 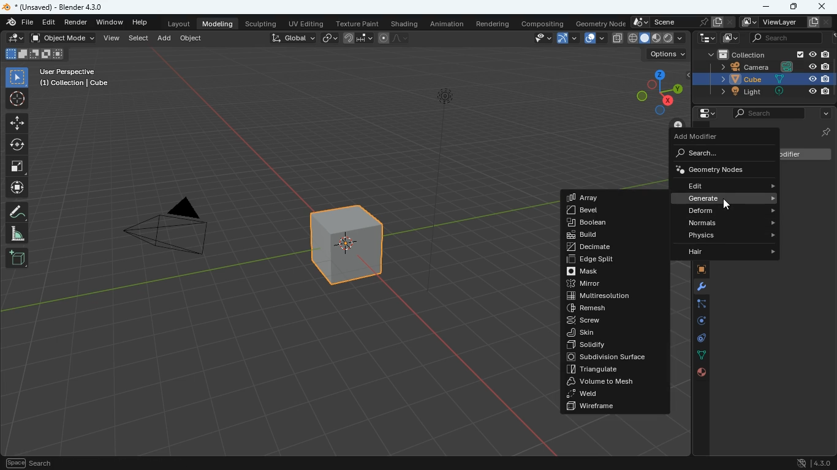 I want to click on collection, so click(x=765, y=54).